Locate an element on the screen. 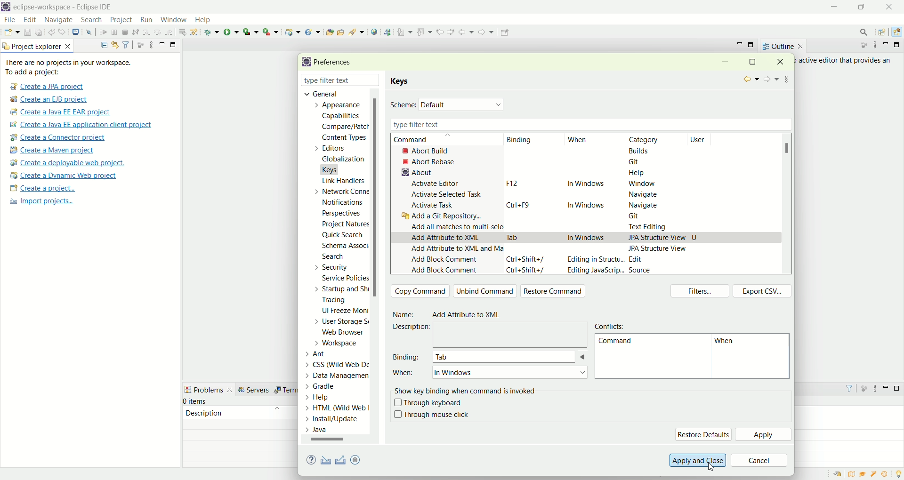 This screenshot has height=480, width=904. add a Git repository is located at coordinates (444, 217).